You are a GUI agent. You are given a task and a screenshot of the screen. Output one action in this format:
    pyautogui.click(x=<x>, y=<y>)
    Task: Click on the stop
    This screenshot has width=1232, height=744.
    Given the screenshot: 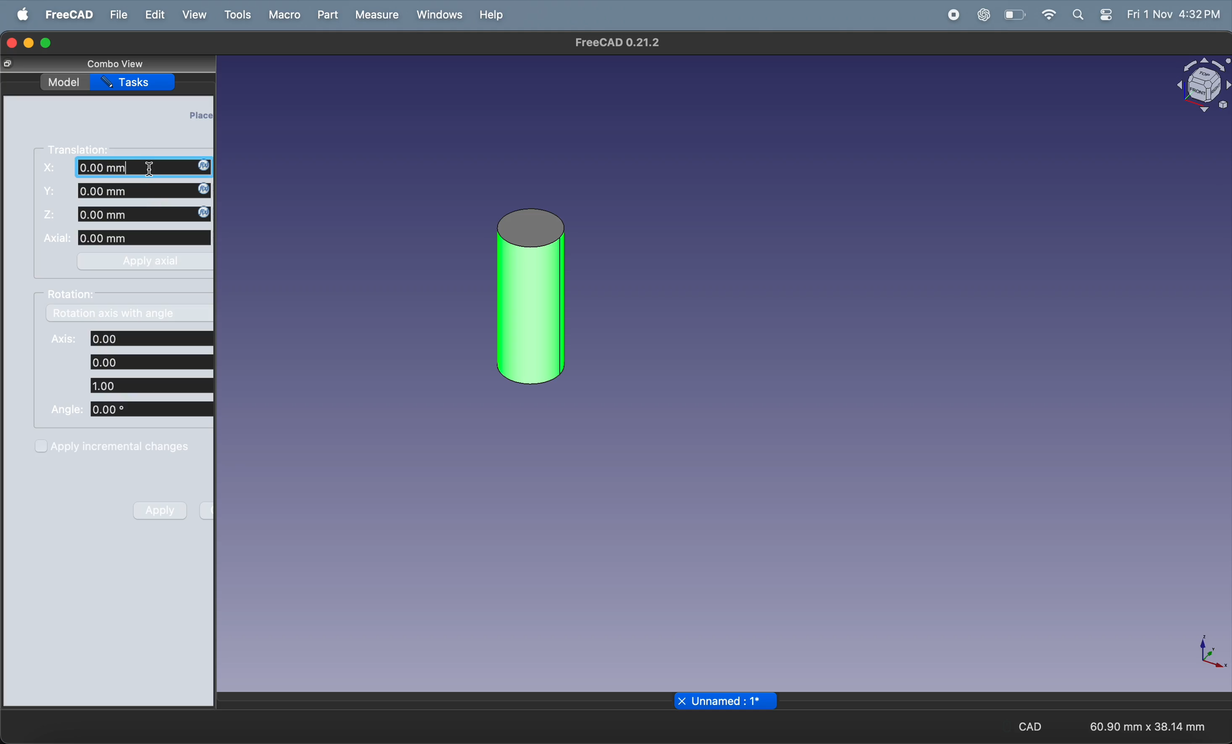 What is the action you would take?
    pyautogui.click(x=914, y=15)
    